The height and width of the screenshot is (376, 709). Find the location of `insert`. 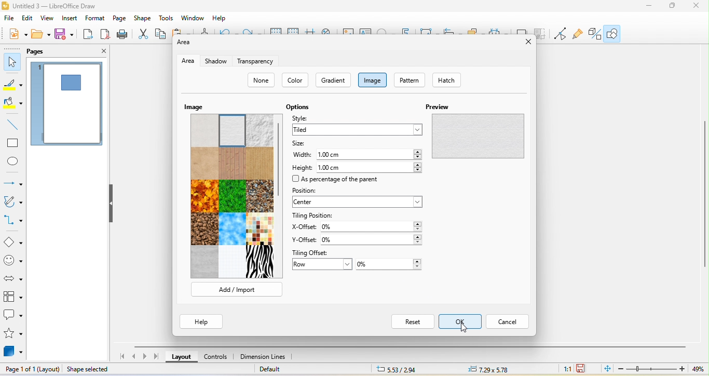

insert is located at coordinates (71, 19).